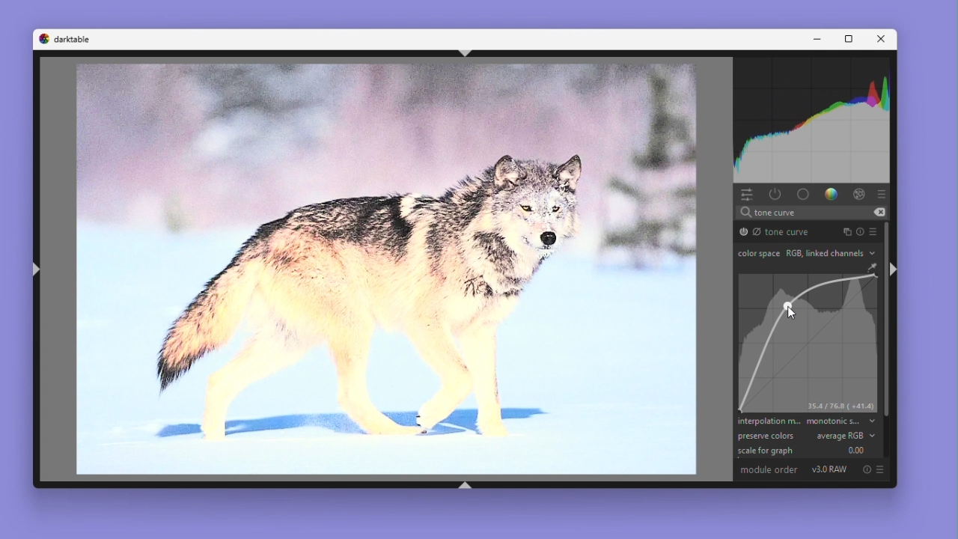  I want to click on base, so click(803, 194).